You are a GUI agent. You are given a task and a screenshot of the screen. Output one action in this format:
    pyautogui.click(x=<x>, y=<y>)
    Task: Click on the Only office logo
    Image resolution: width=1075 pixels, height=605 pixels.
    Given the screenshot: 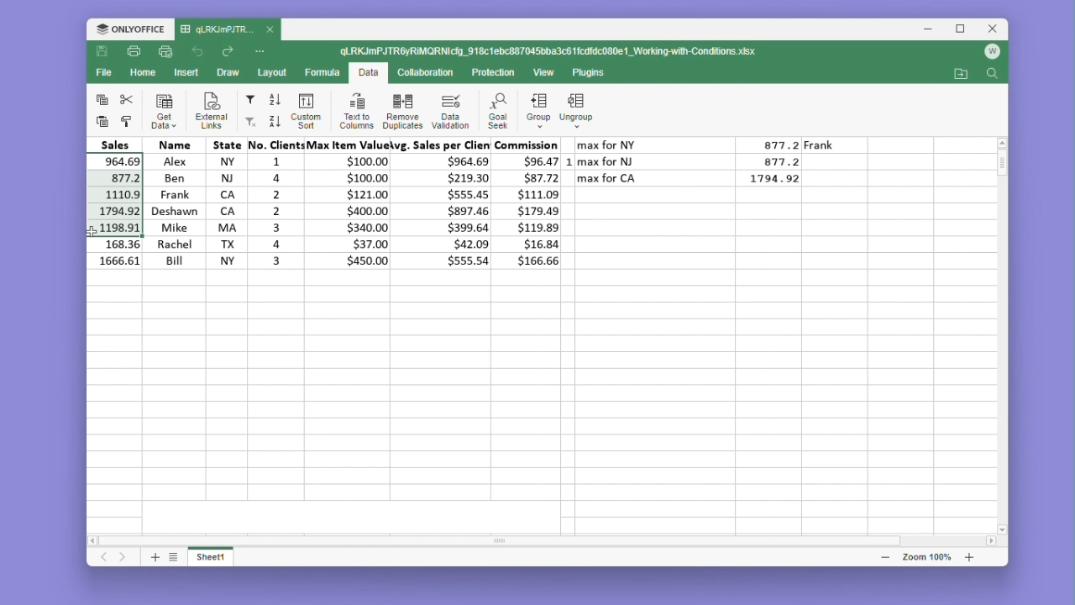 What is the action you would take?
    pyautogui.click(x=130, y=30)
    